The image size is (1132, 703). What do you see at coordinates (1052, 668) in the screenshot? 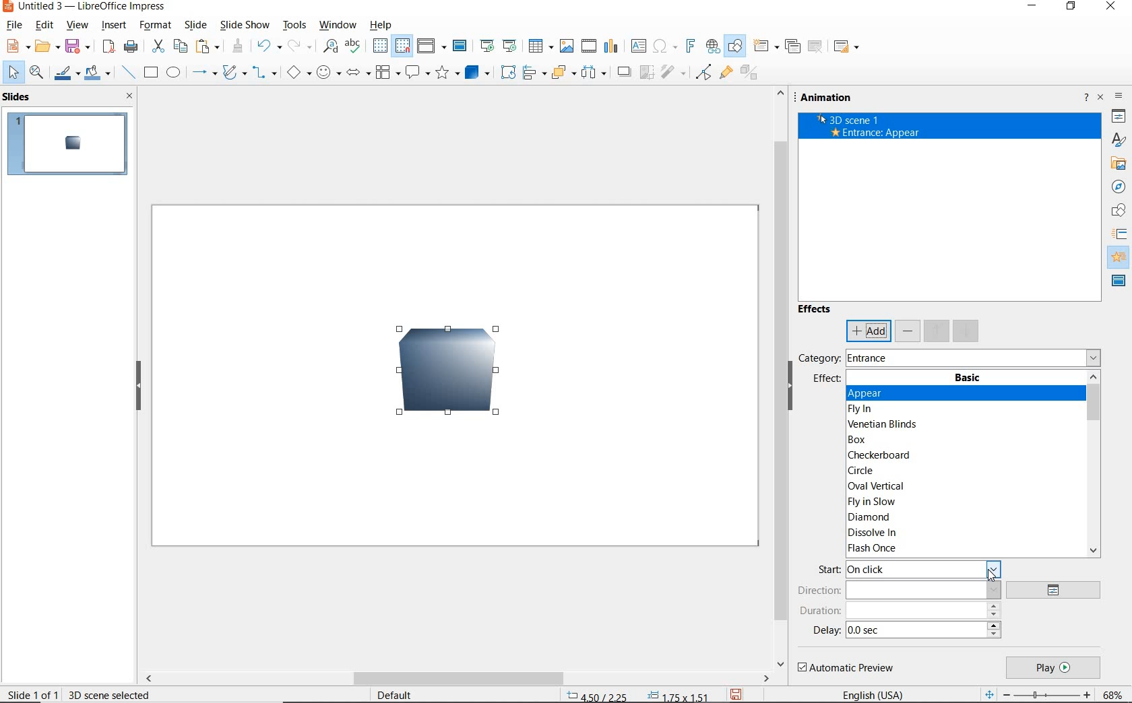
I see `play` at bounding box center [1052, 668].